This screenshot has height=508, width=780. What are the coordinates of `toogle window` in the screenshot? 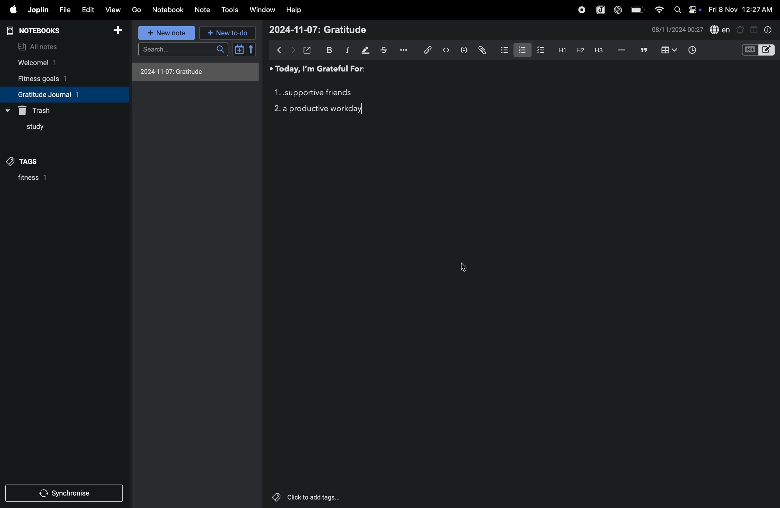 It's located at (754, 29).